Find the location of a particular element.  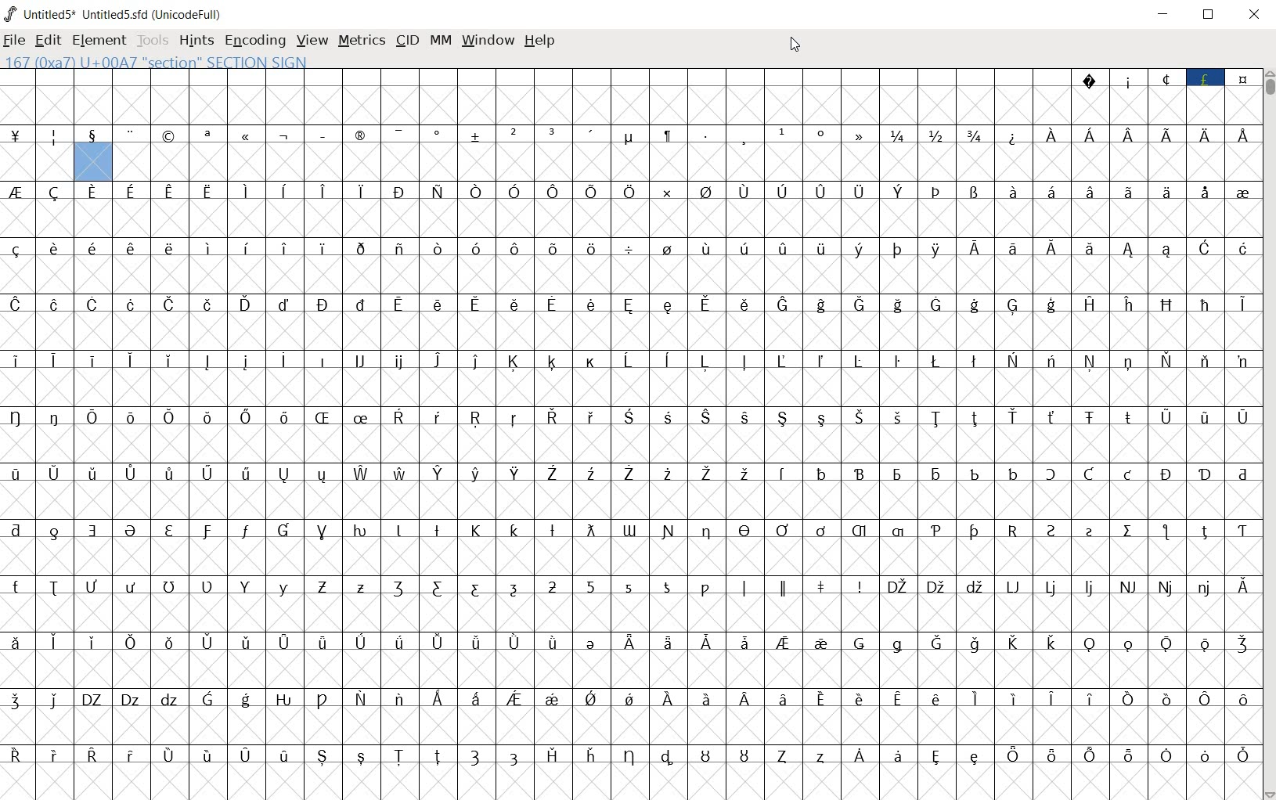

window is located at coordinates (488, 39).